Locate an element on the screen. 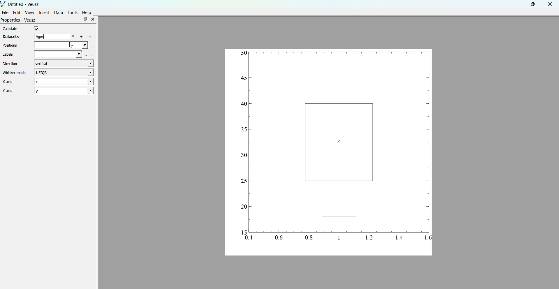 The width and height of the screenshot is (559, 289). close is located at coordinates (93, 20).